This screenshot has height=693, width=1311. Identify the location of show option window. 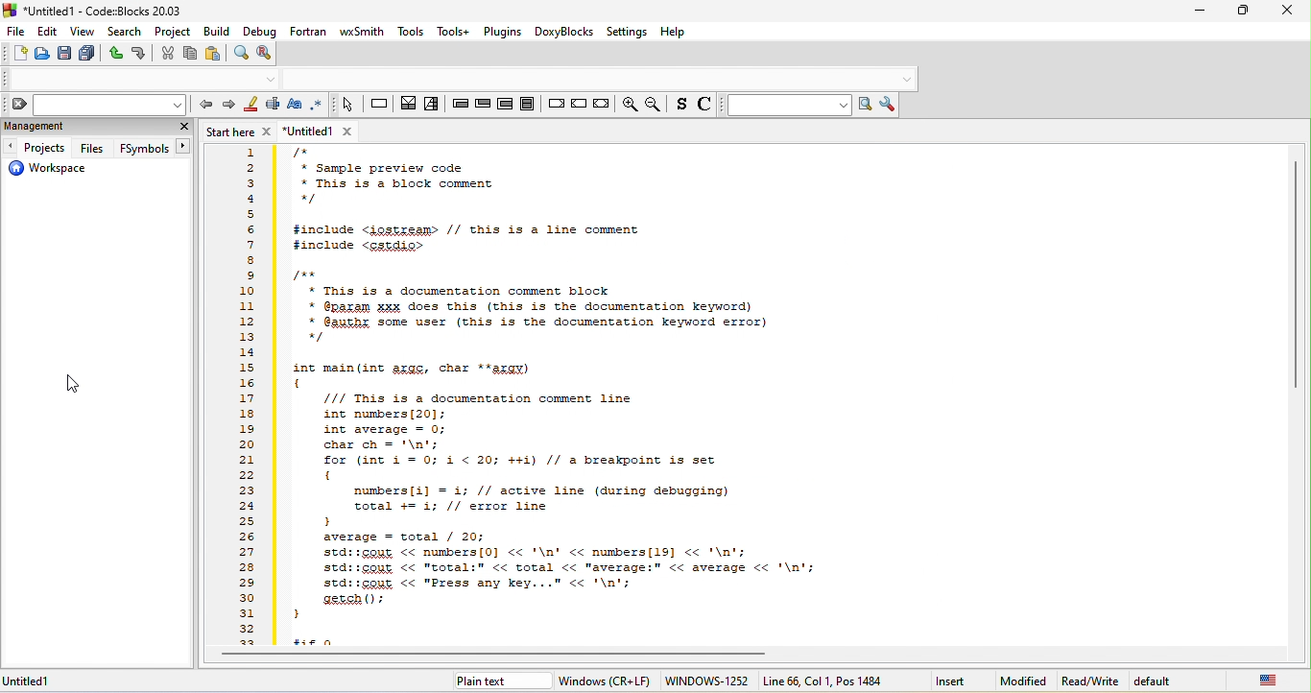
(891, 105).